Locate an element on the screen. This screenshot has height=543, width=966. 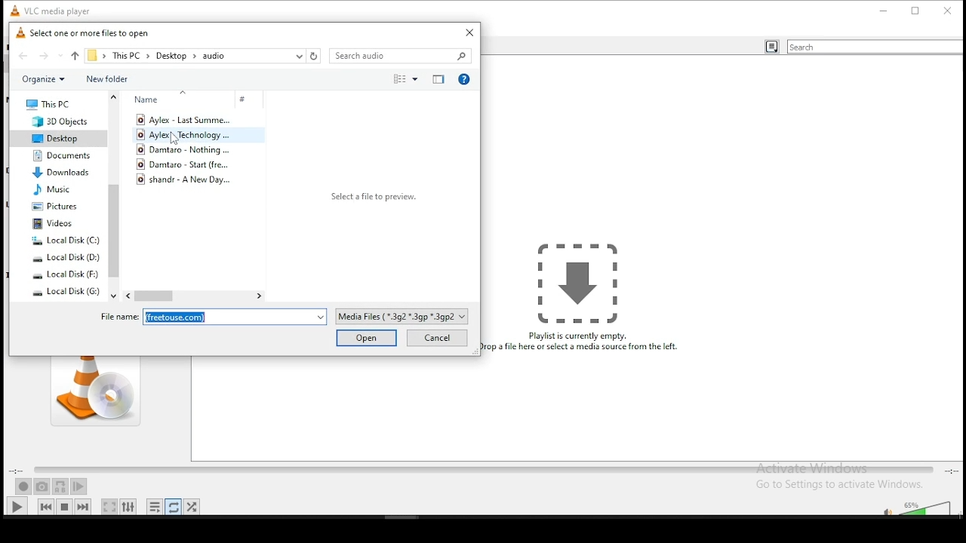
local disk (F:) is located at coordinates (65, 275).